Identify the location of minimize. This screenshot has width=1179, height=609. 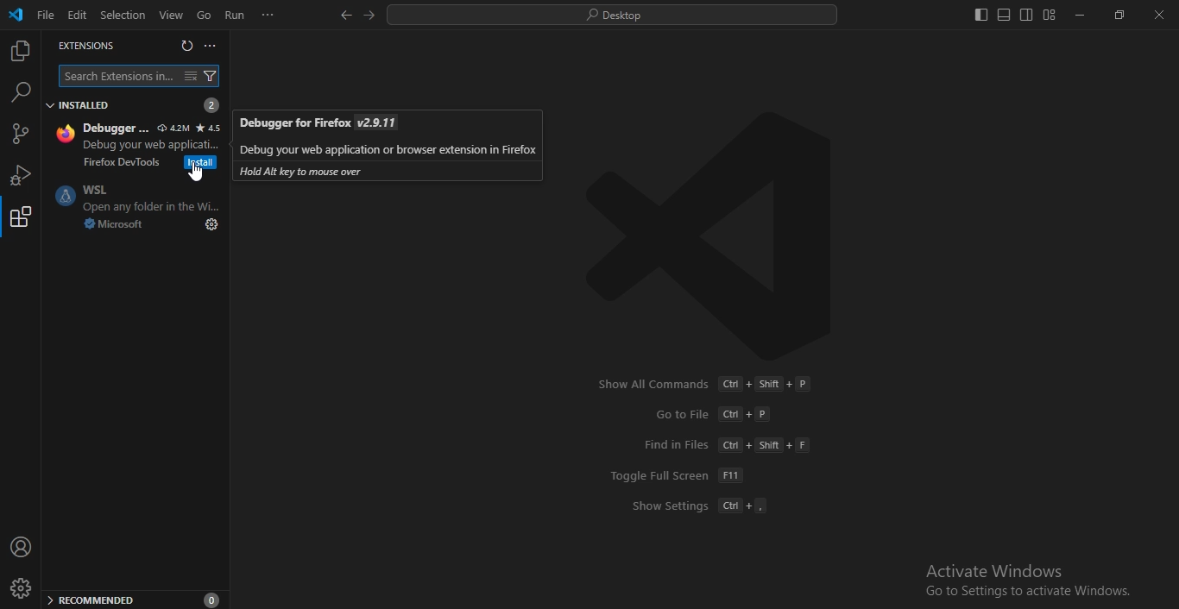
(1080, 16).